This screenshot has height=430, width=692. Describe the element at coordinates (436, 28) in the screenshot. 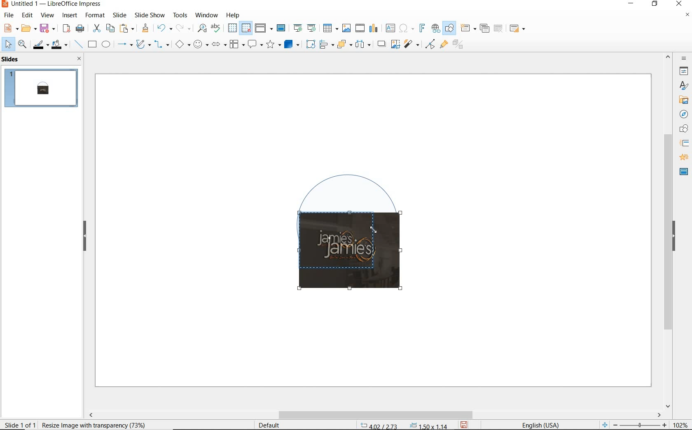

I see `insert hyperlink` at that location.